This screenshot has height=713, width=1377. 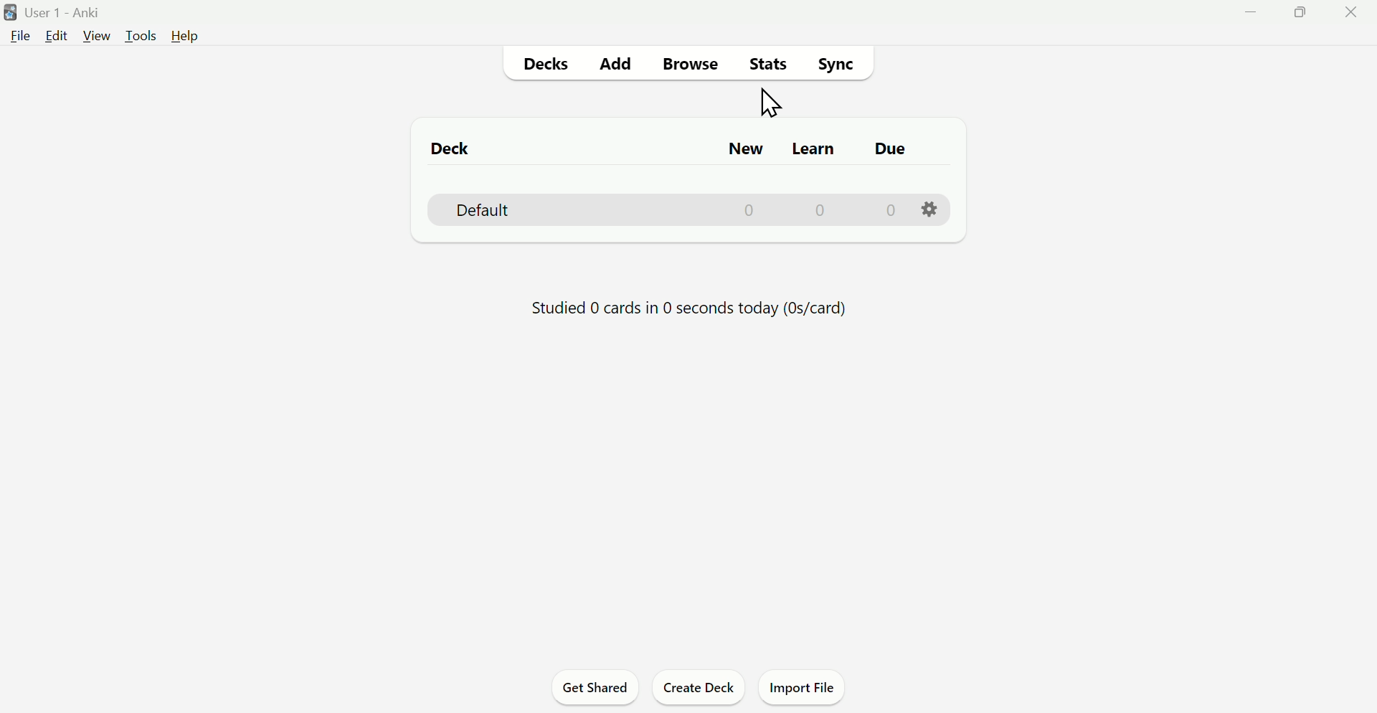 I want to click on Edit, so click(x=54, y=36).